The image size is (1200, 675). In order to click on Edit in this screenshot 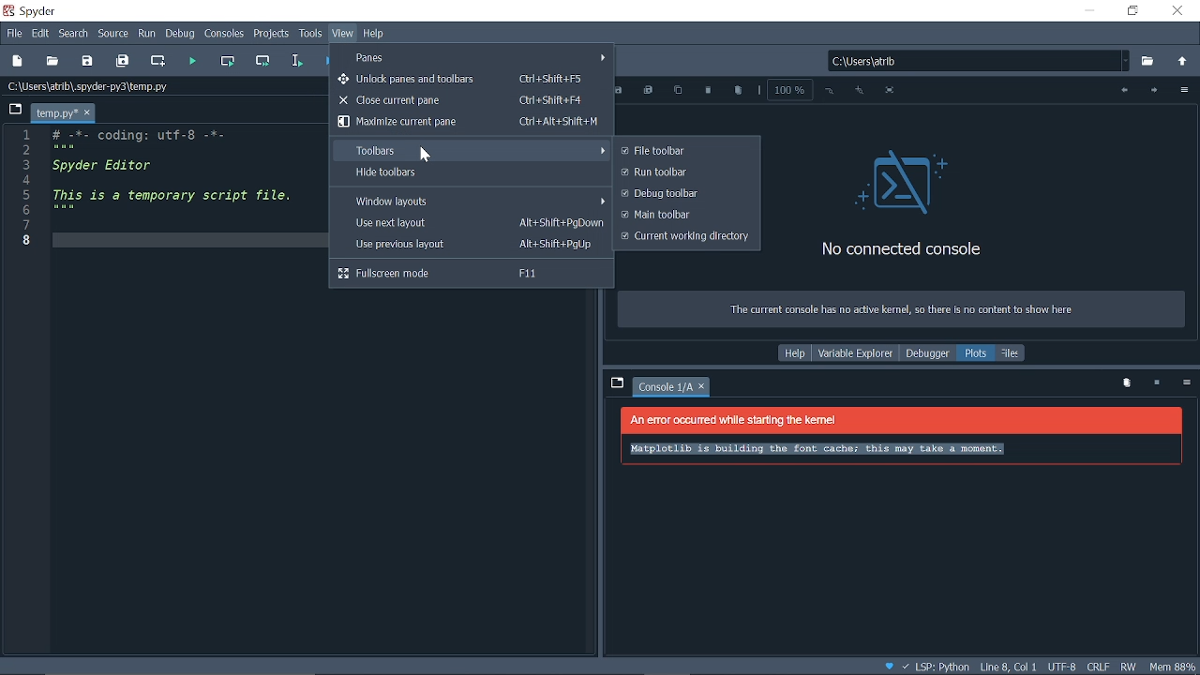, I will do `click(41, 32)`.